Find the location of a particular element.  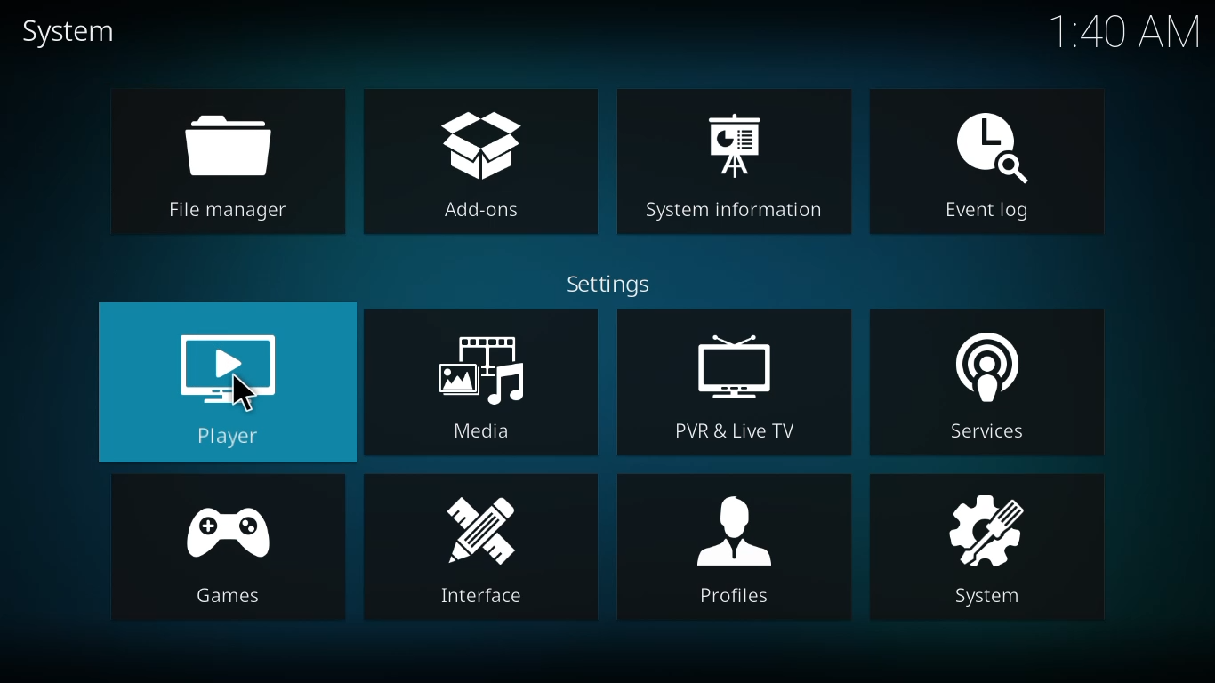

cursor is located at coordinates (245, 393).